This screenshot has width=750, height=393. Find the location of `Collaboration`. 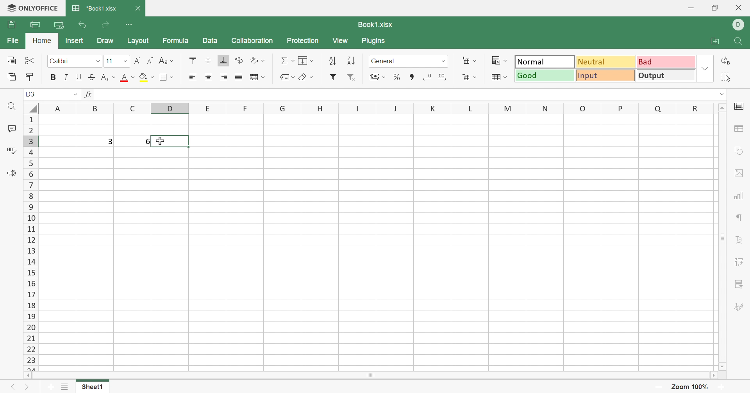

Collaboration is located at coordinates (252, 40).